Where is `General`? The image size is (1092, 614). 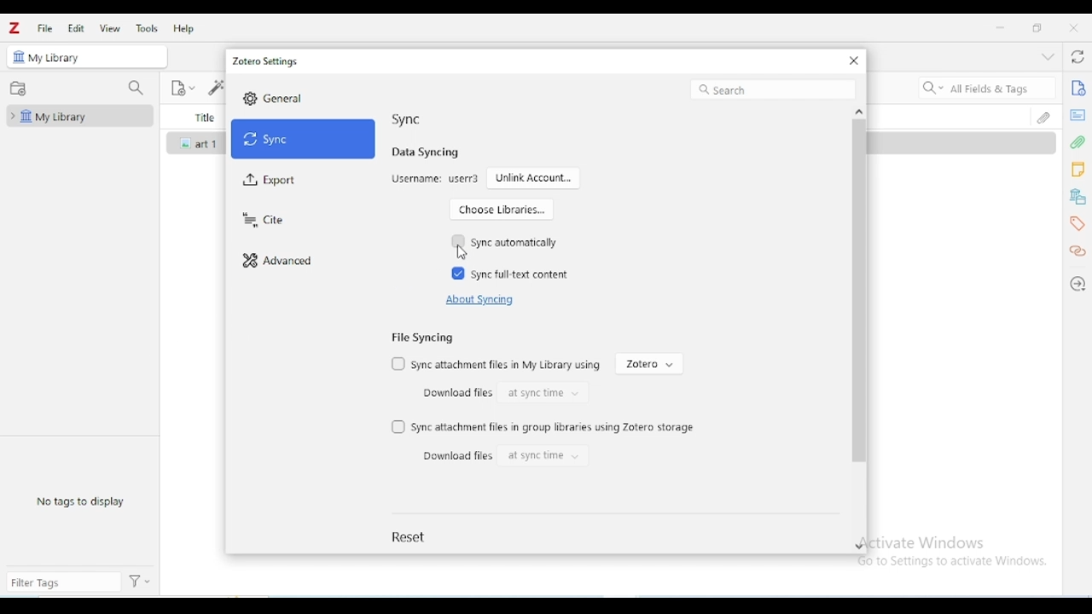
General is located at coordinates (285, 98).